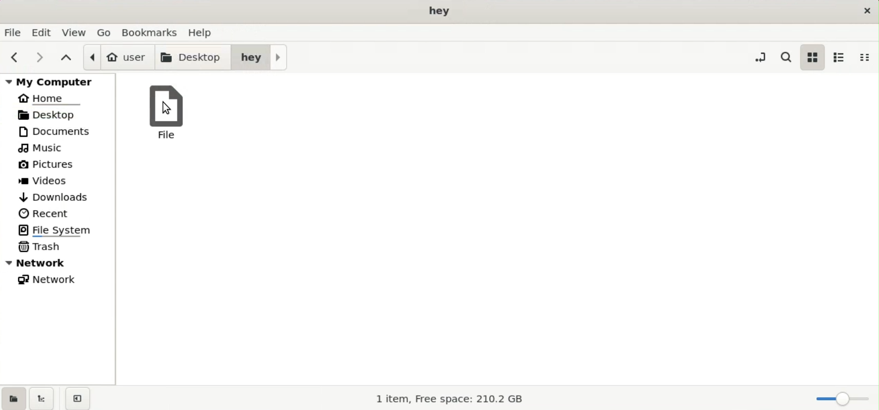 This screenshot has width=879, height=410. Describe the element at coordinates (788, 57) in the screenshot. I see `search` at that location.